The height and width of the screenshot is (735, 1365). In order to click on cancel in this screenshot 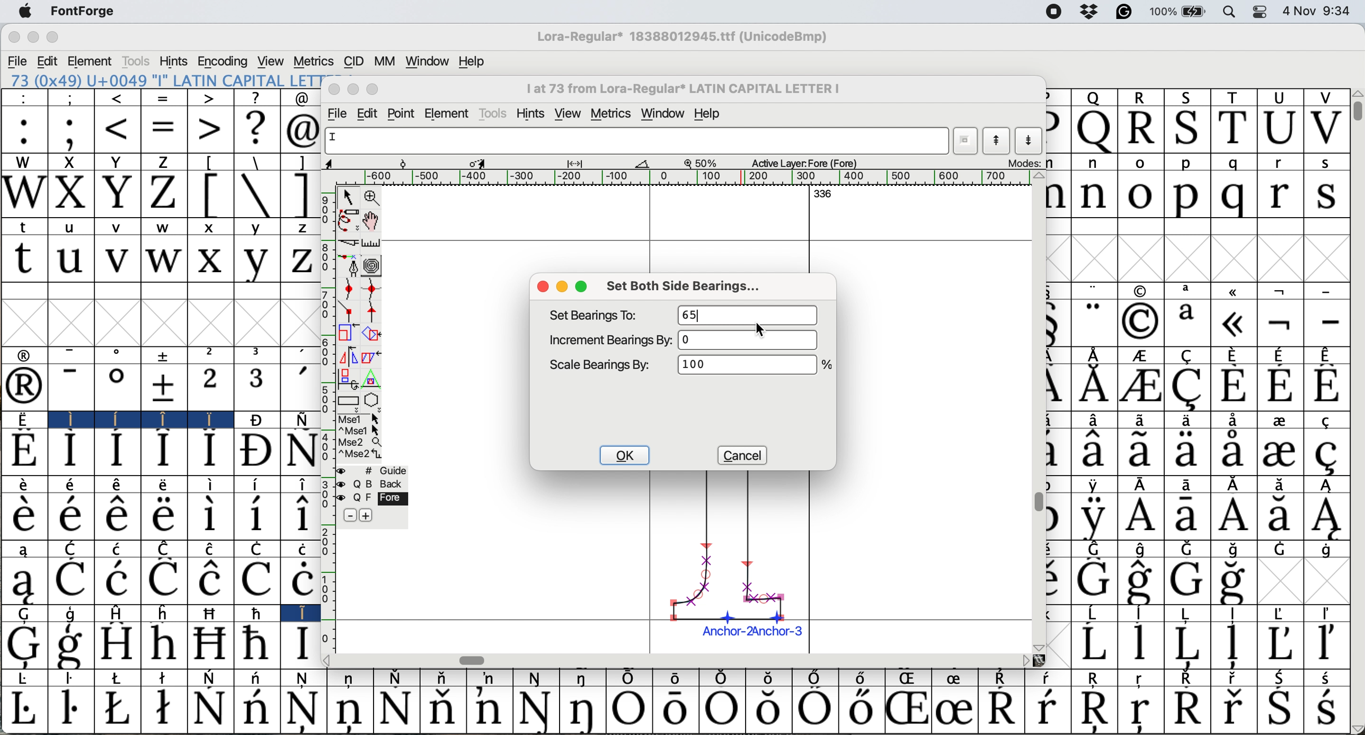, I will do `click(740, 454)`.